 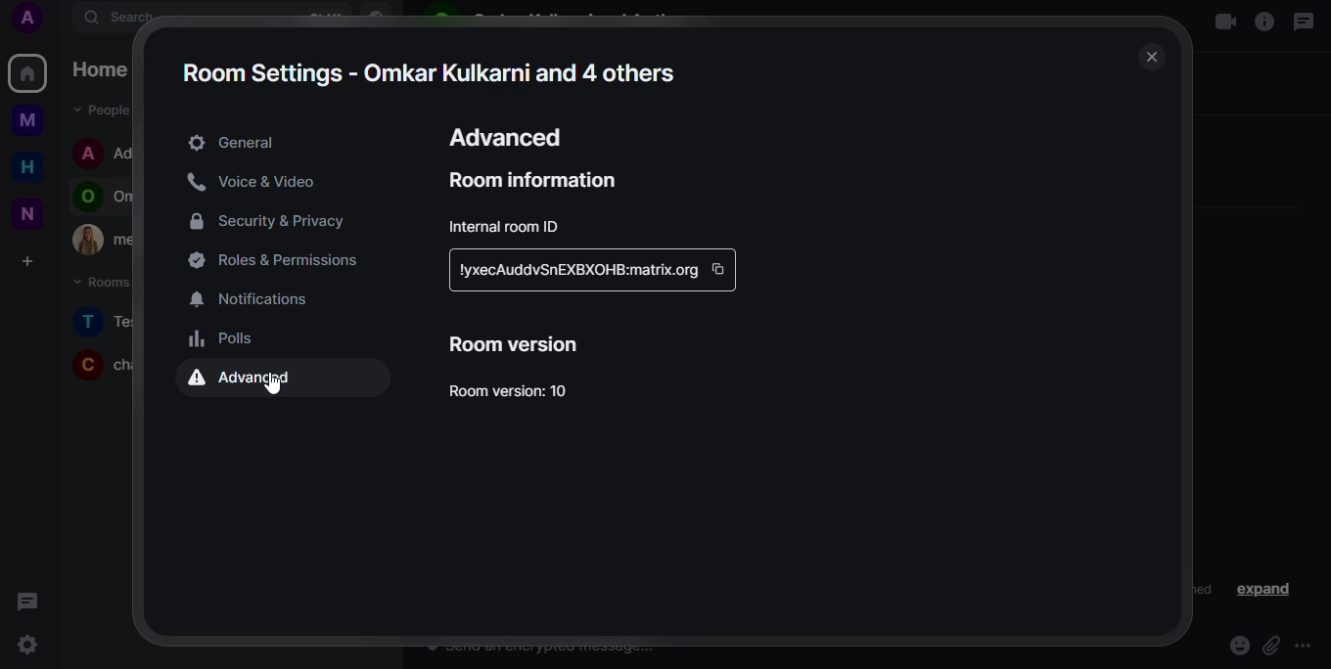 I want to click on general, so click(x=236, y=143).